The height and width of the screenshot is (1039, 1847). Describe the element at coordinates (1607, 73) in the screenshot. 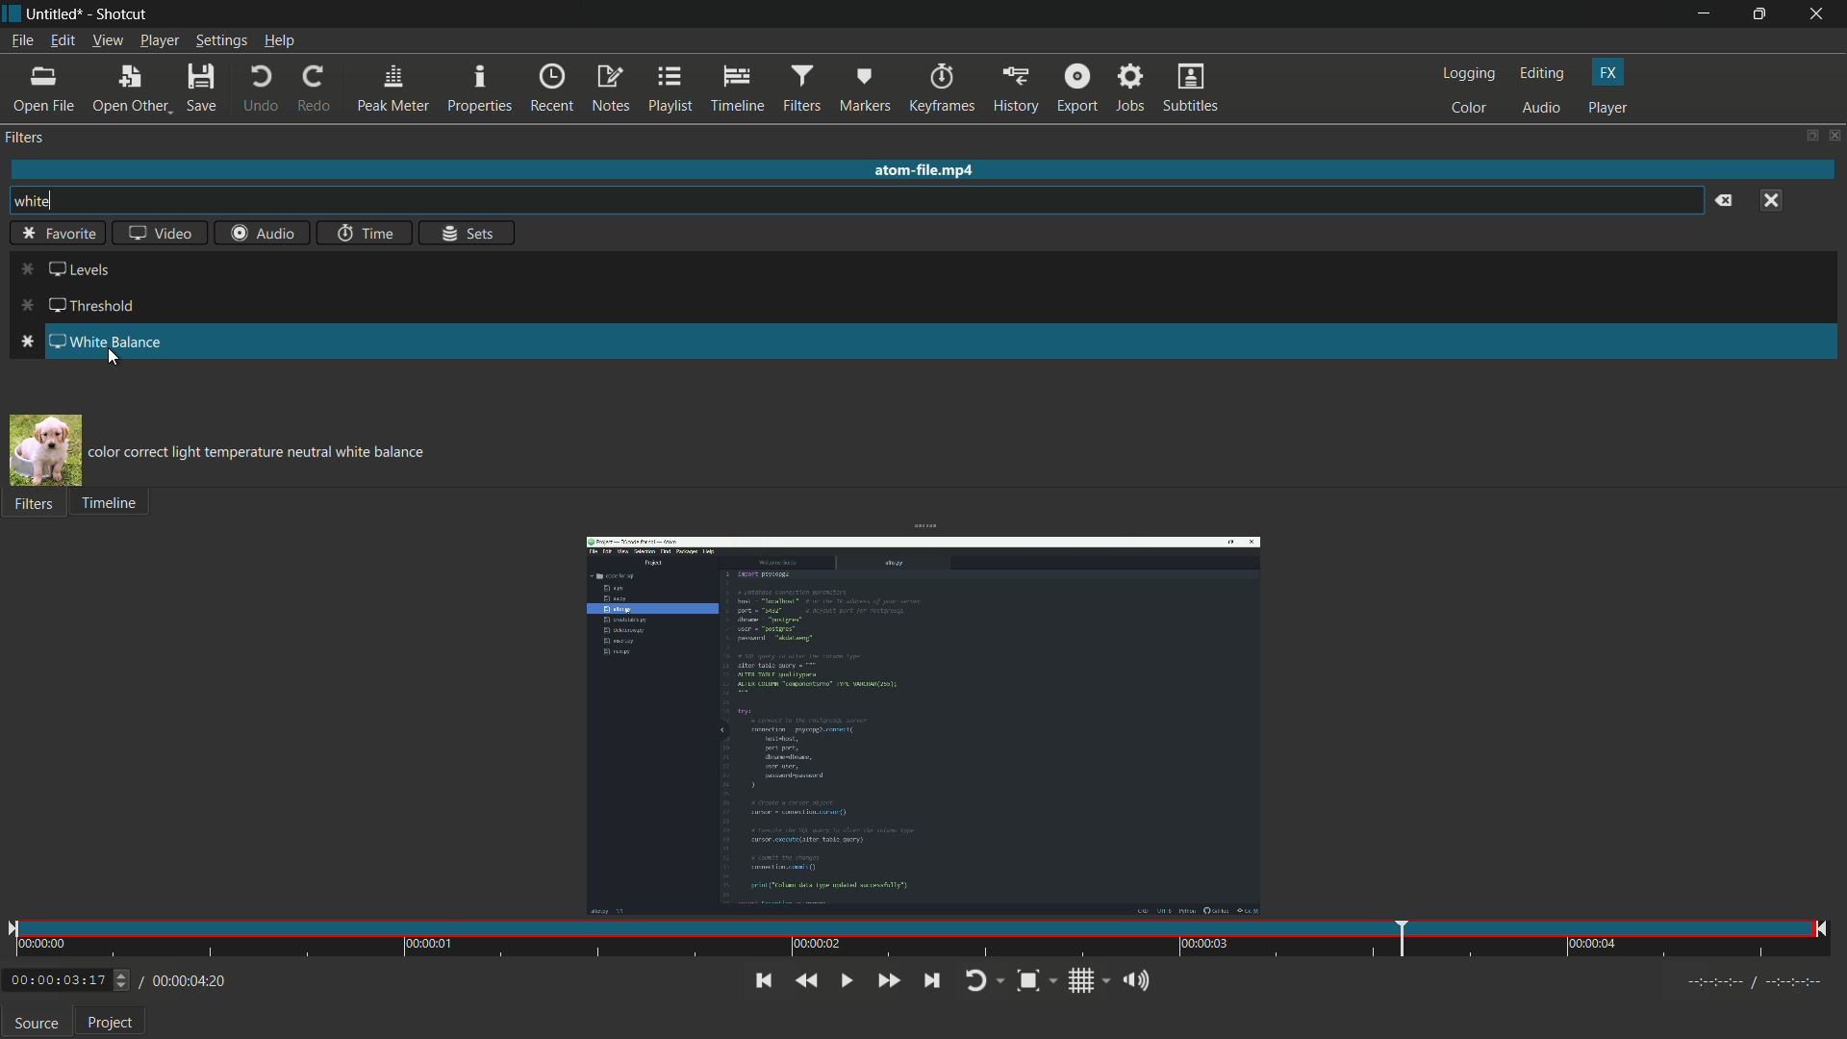

I see `fx` at that location.